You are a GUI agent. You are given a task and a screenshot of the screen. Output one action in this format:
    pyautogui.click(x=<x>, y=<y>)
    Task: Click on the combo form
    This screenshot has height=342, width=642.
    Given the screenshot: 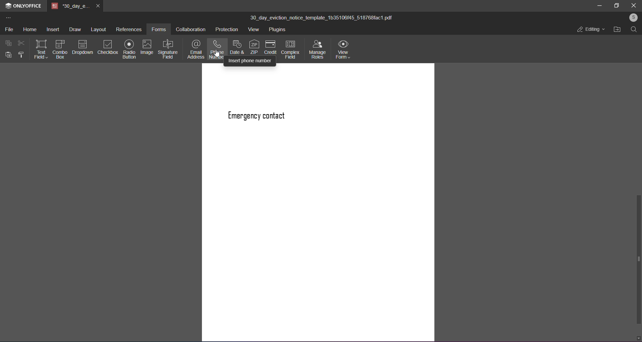 What is the action you would take?
    pyautogui.click(x=60, y=48)
    